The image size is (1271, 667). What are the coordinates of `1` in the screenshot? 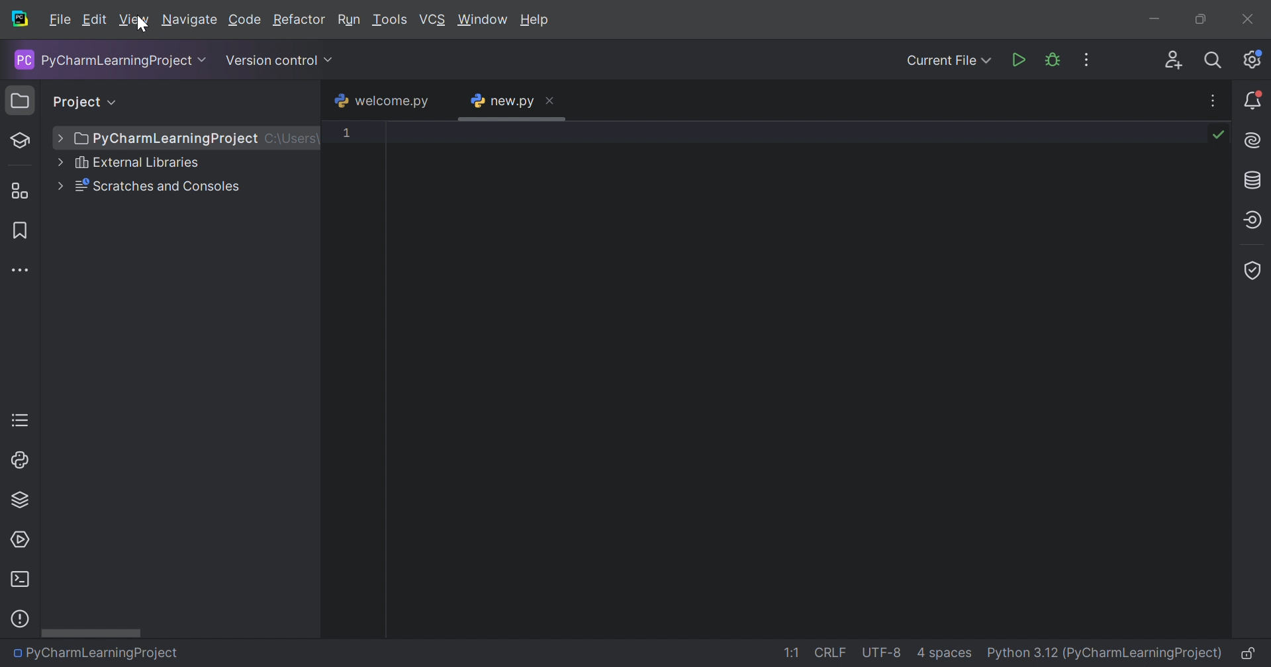 It's located at (348, 134).